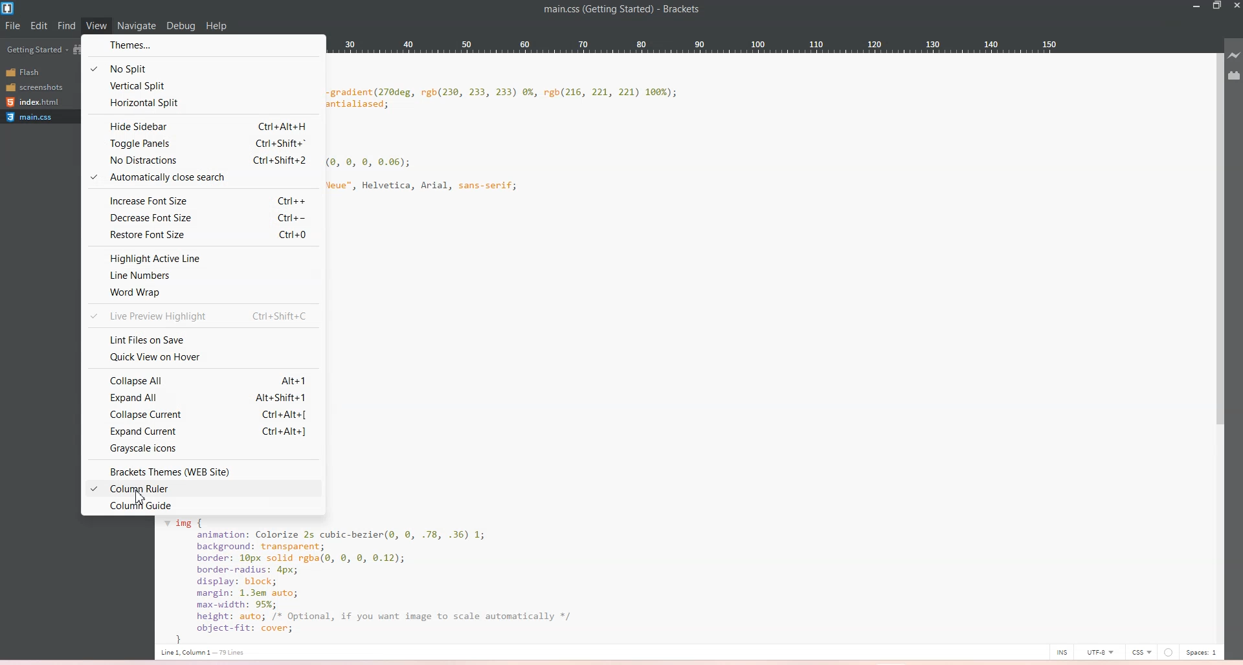  What do you see at coordinates (39, 26) in the screenshot?
I see `Edit` at bounding box center [39, 26].